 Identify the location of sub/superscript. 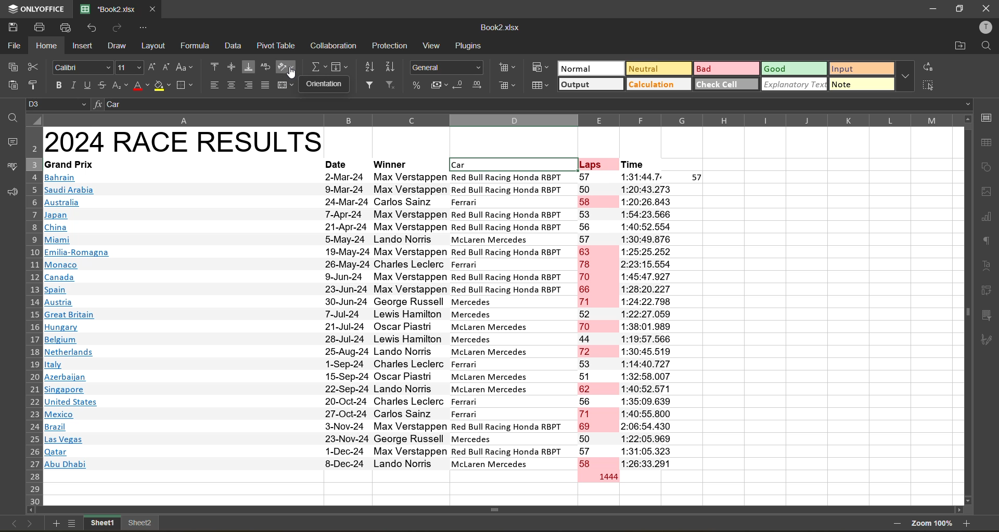
(119, 86).